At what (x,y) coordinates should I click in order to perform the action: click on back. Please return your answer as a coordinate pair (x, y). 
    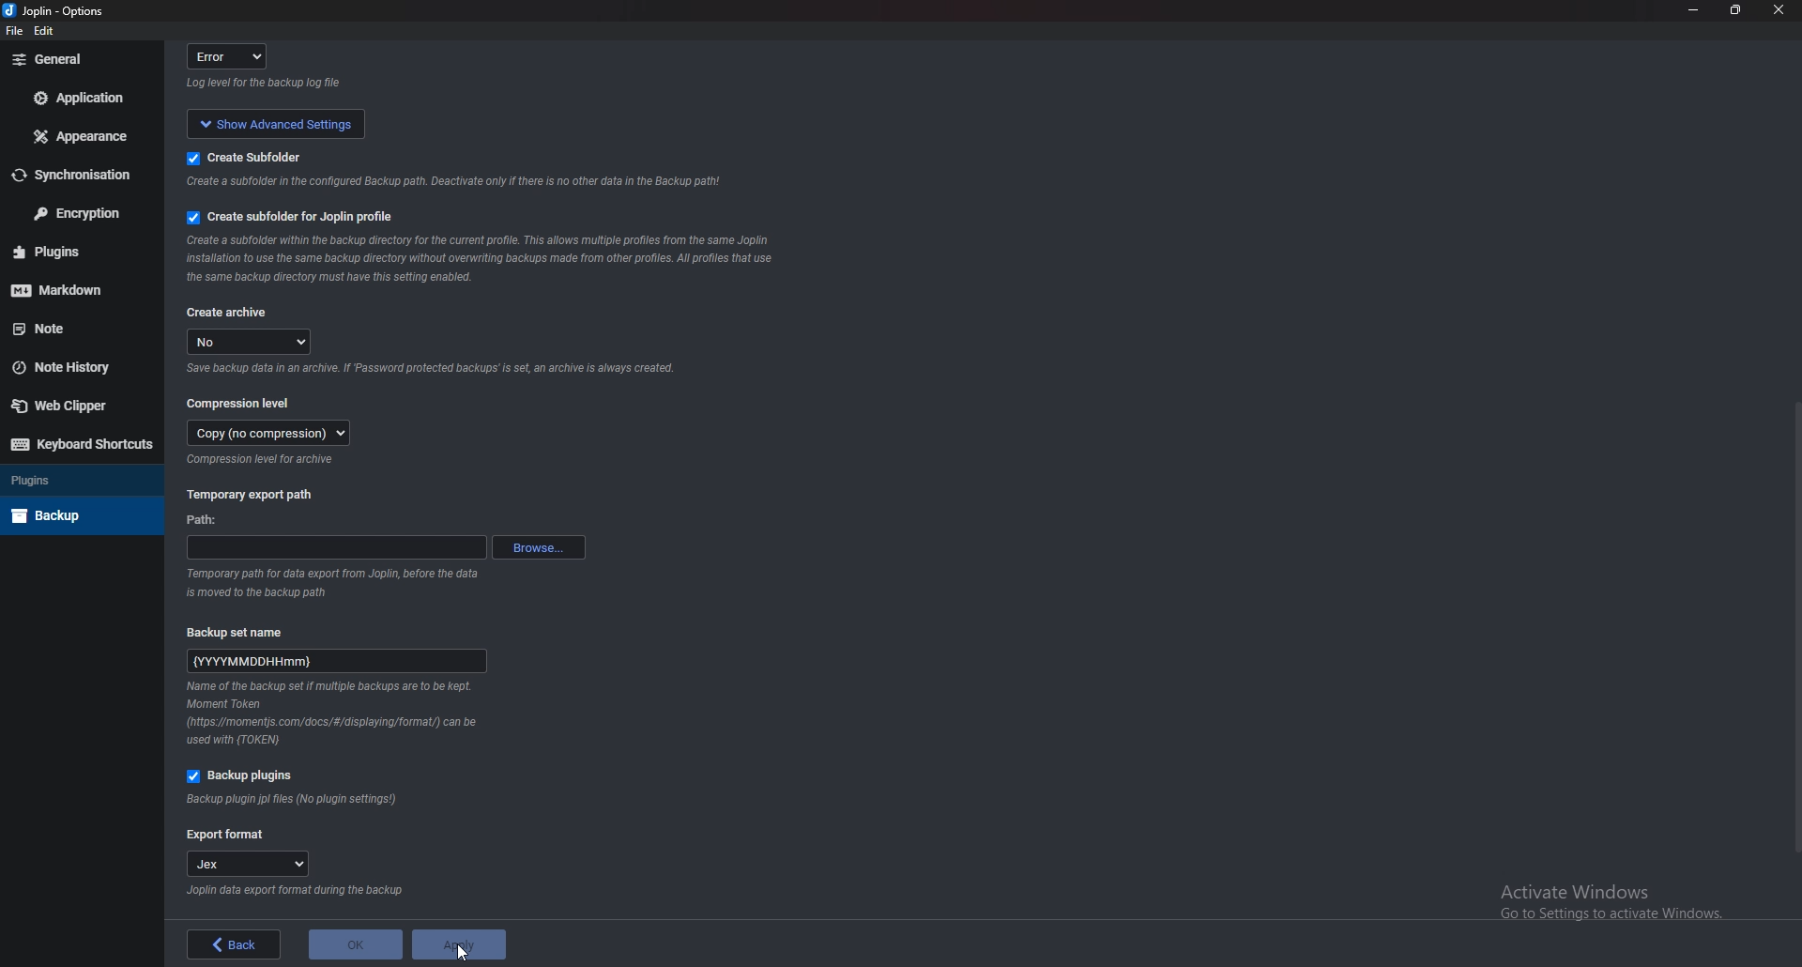
    Looking at the image, I should click on (235, 944).